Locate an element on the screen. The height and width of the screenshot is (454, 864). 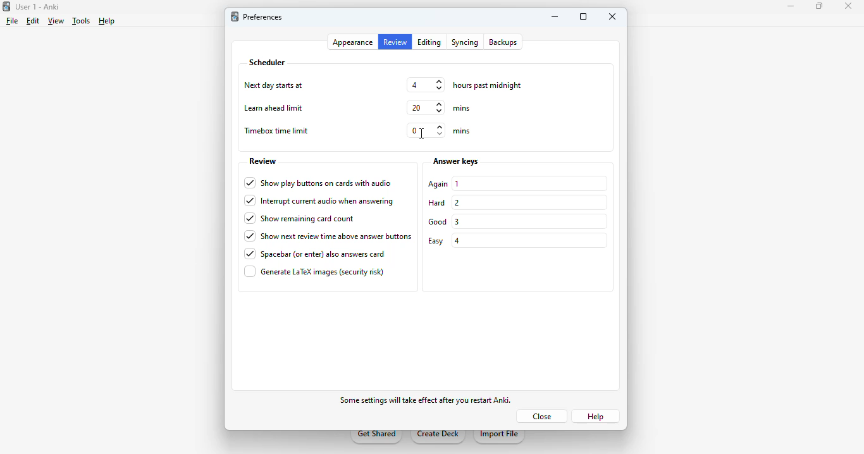
again is located at coordinates (438, 184).